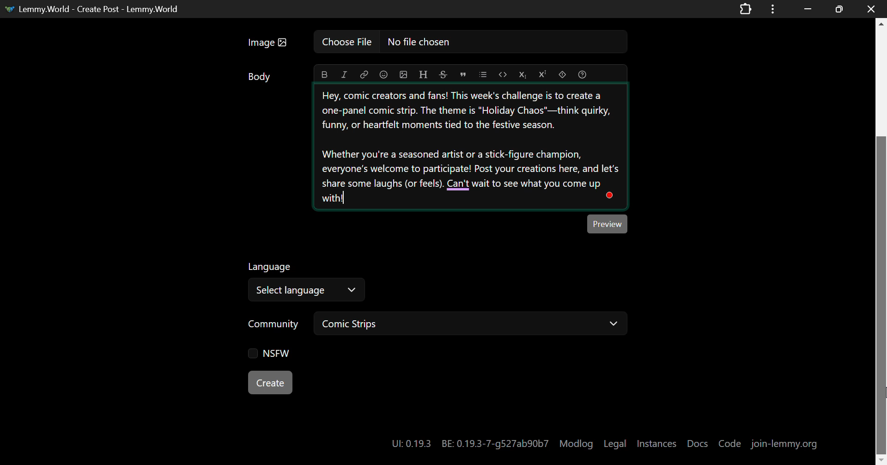 This screenshot has height=465, width=887. Describe the element at coordinates (881, 396) in the screenshot. I see `MOUSE_UP Cursor Position` at that location.